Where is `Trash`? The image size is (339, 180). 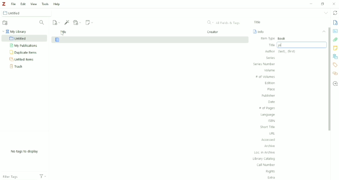 Trash is located at coordinates (19, 66).